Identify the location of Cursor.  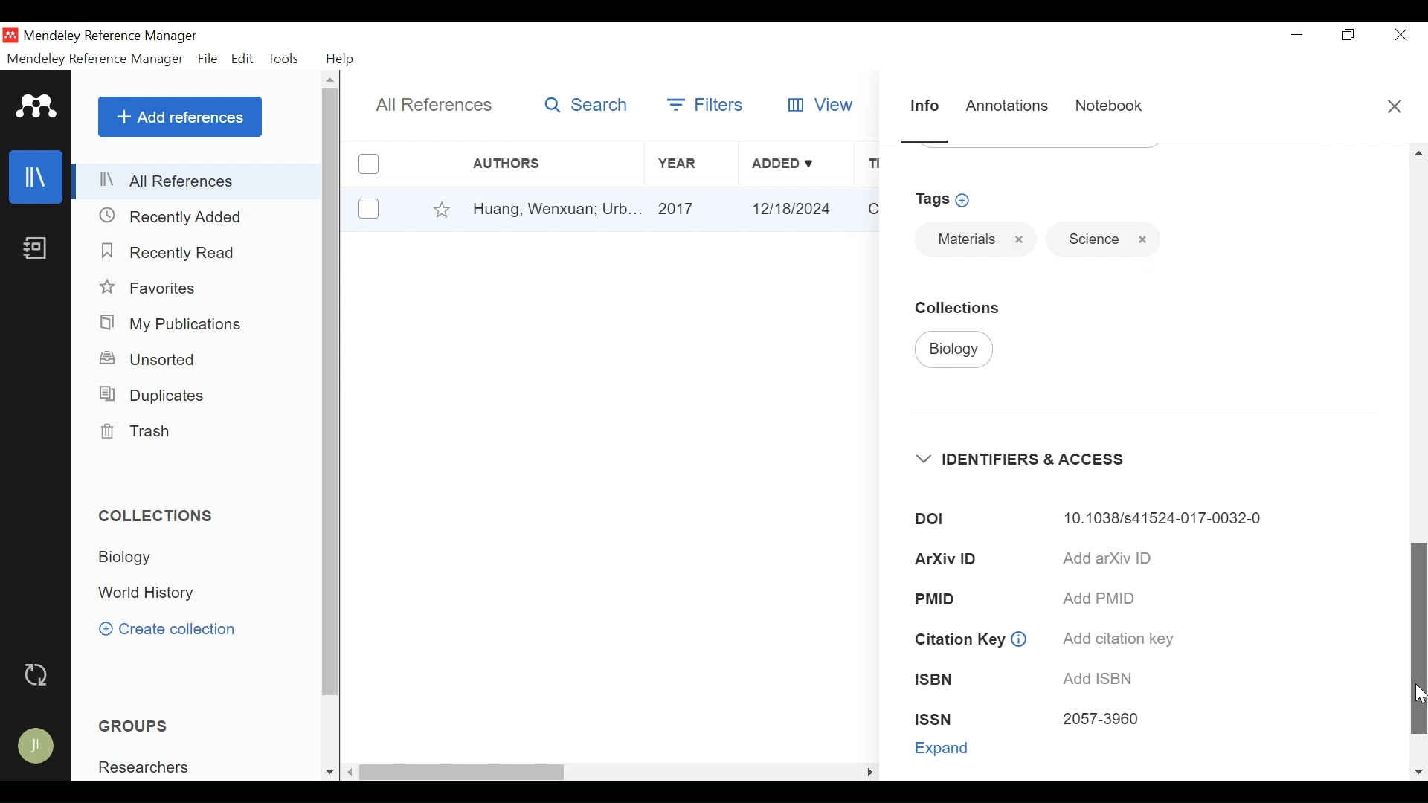
(1419, 694).